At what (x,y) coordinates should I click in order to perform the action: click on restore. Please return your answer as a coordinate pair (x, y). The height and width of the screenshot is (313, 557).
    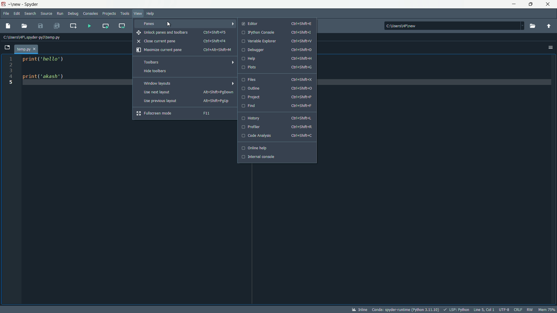
    Looking at the image, I should click on (531, 4).